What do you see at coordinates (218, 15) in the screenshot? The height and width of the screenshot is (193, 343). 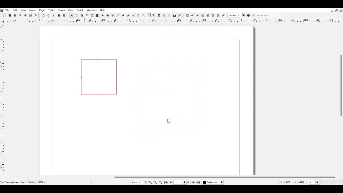 I see `Text Annotation ` at bounding box center [218, 15].